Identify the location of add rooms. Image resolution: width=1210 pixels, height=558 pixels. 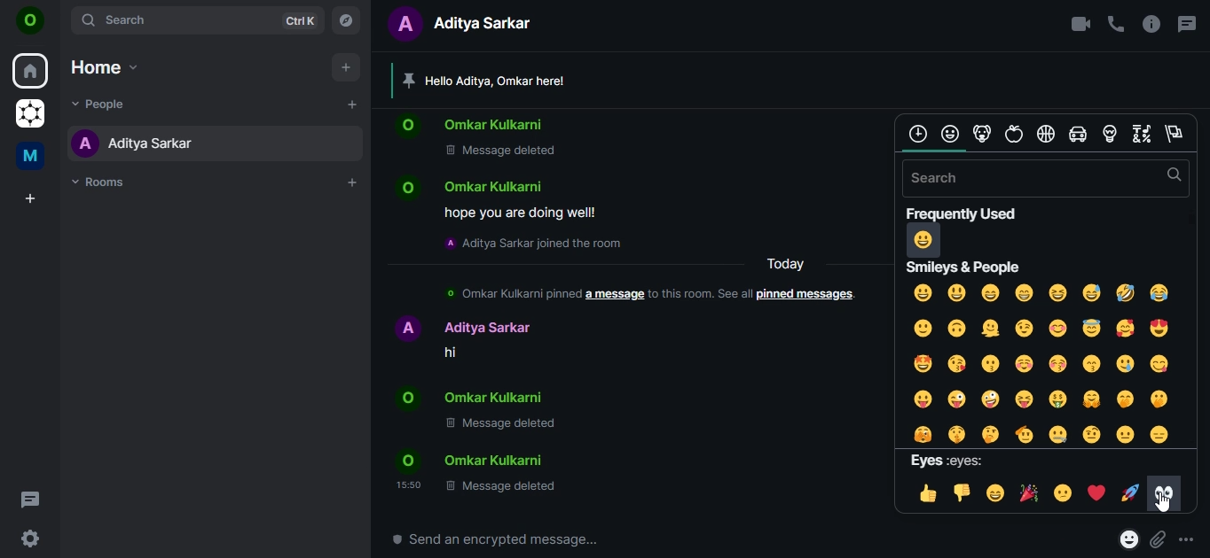
(353, 182).